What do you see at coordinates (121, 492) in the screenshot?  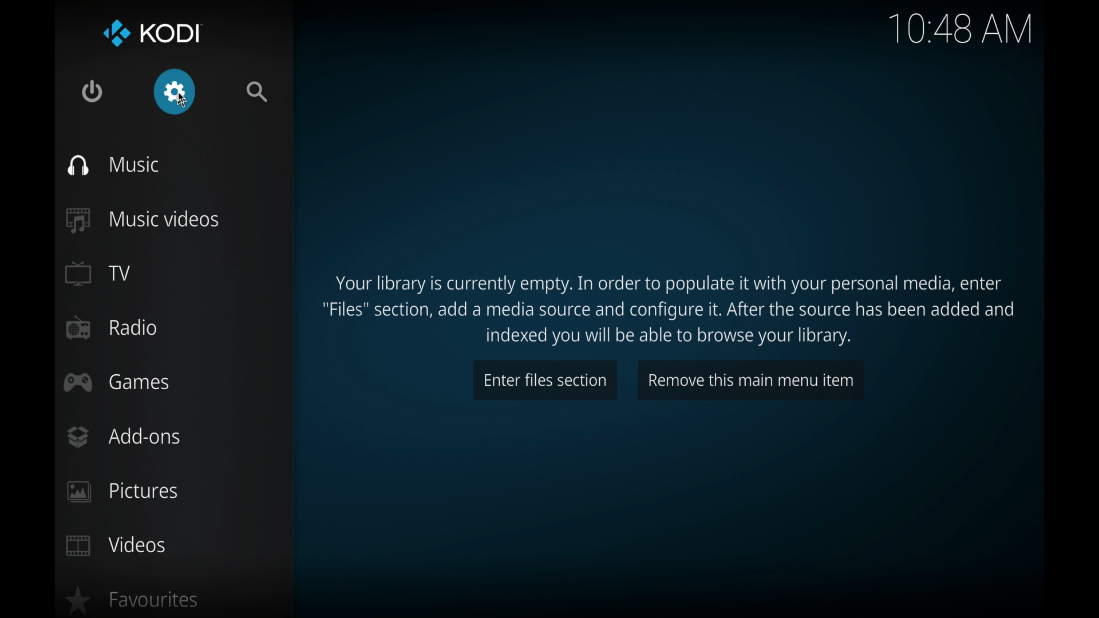 I see `pictures` at bounding box center [121, 492].